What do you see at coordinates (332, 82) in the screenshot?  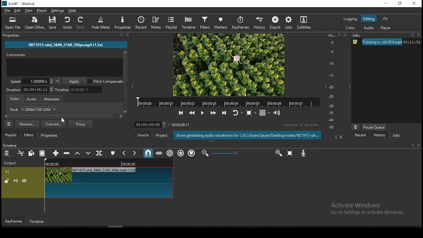 I see `scale` at bounding box center [332, 82].